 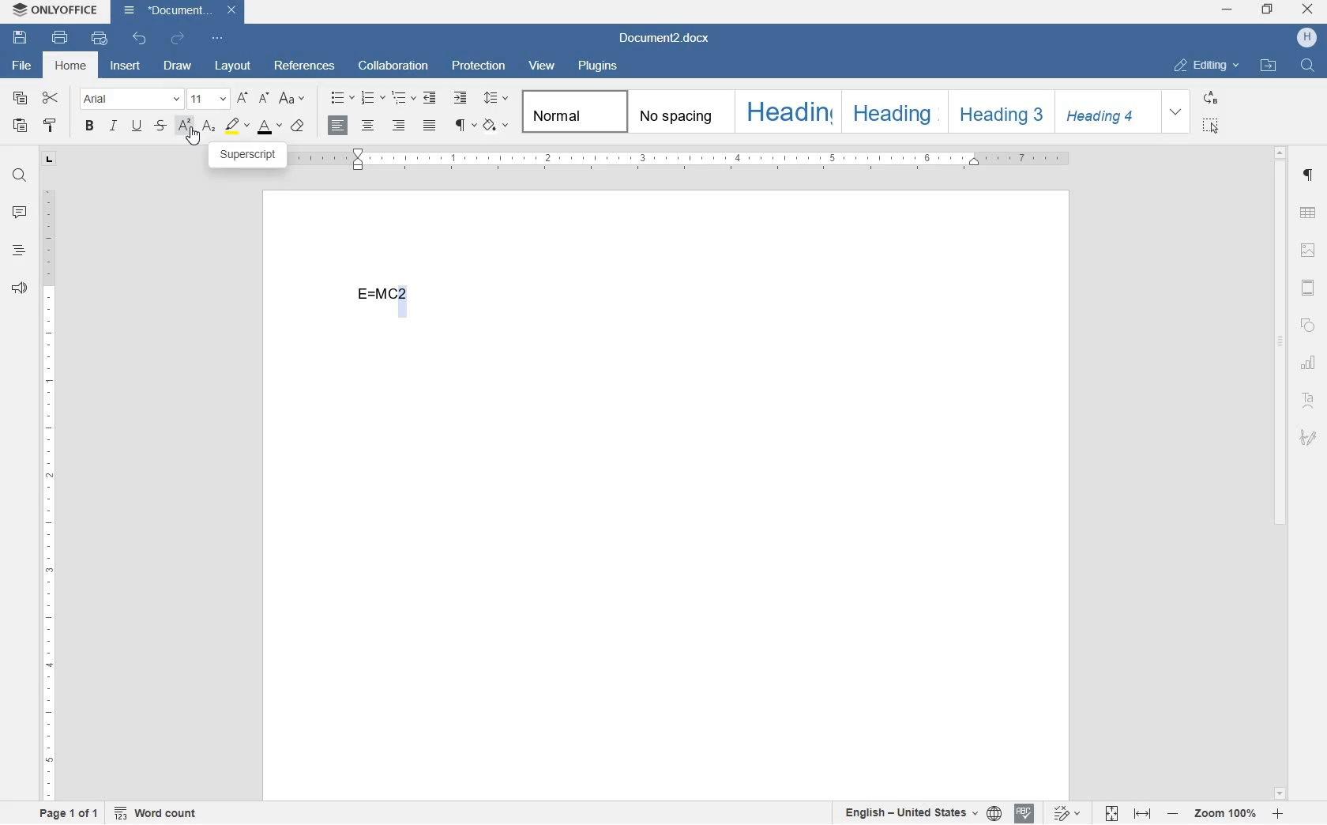 What do you see at coordinates (158, 814) in the screenshot?
I see `word count` at bounding box center [158, 814].